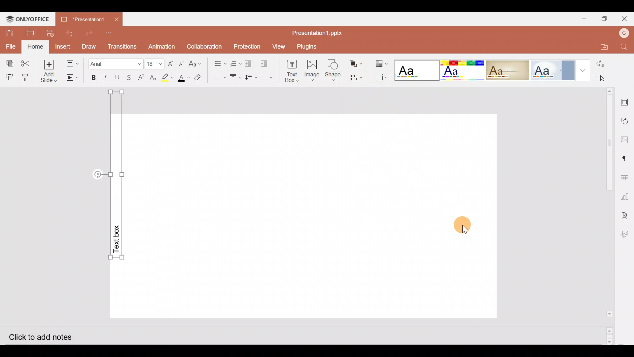 The height and width of the screenshot is (357, 634). Describe the element at coordinates (626, 177) in the screenshot. I see `Table settings` at that location.